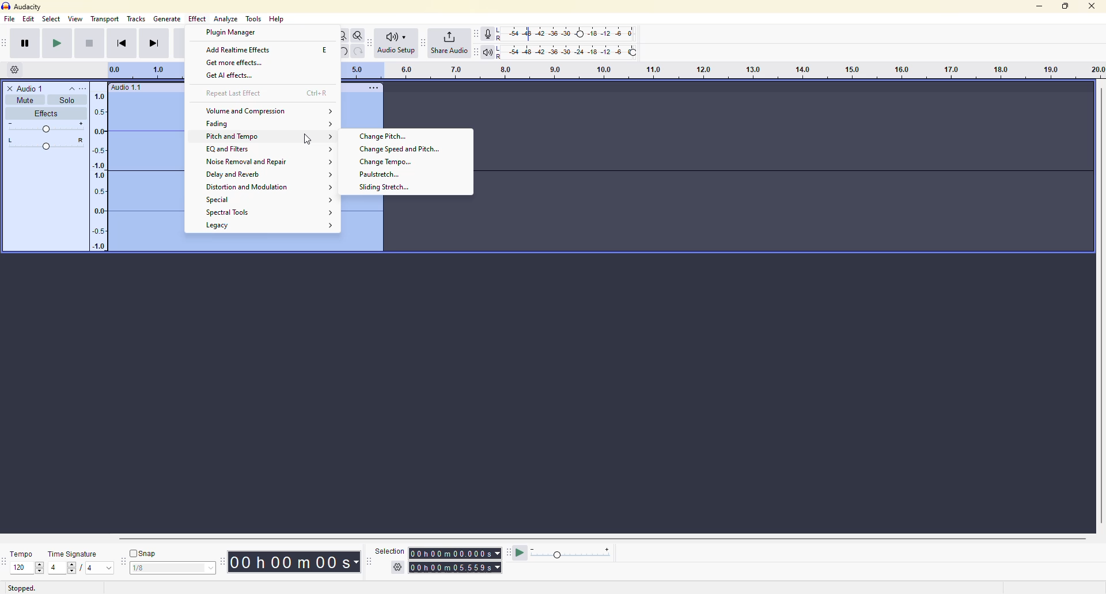 The image size is (1106, 594). I want to click on timeline options, so click(15, 69).